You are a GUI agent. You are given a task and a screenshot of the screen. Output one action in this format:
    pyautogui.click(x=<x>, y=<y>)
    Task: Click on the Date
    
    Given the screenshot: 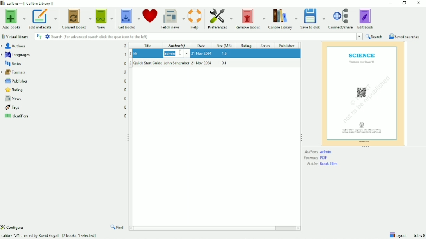 What is the action you would take?
    pyautogui.click(x=202, y=46)
    